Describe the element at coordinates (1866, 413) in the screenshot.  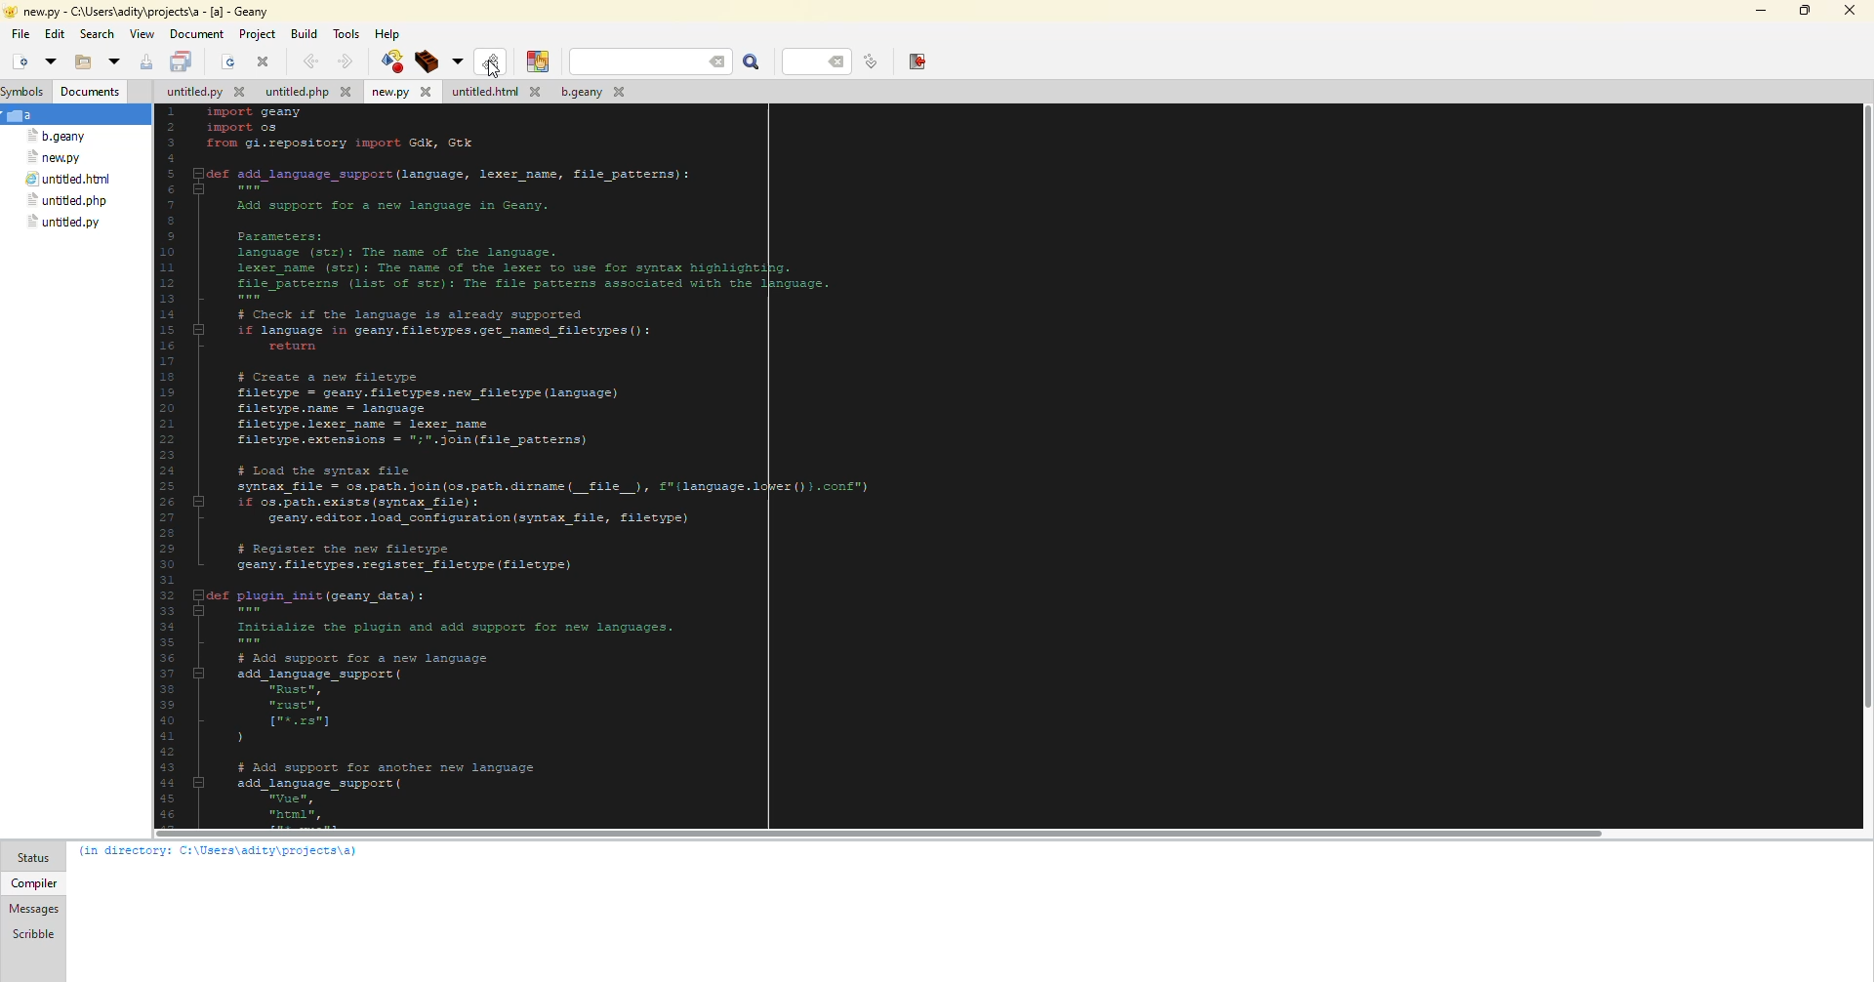
I see `scroll bar` at that location.